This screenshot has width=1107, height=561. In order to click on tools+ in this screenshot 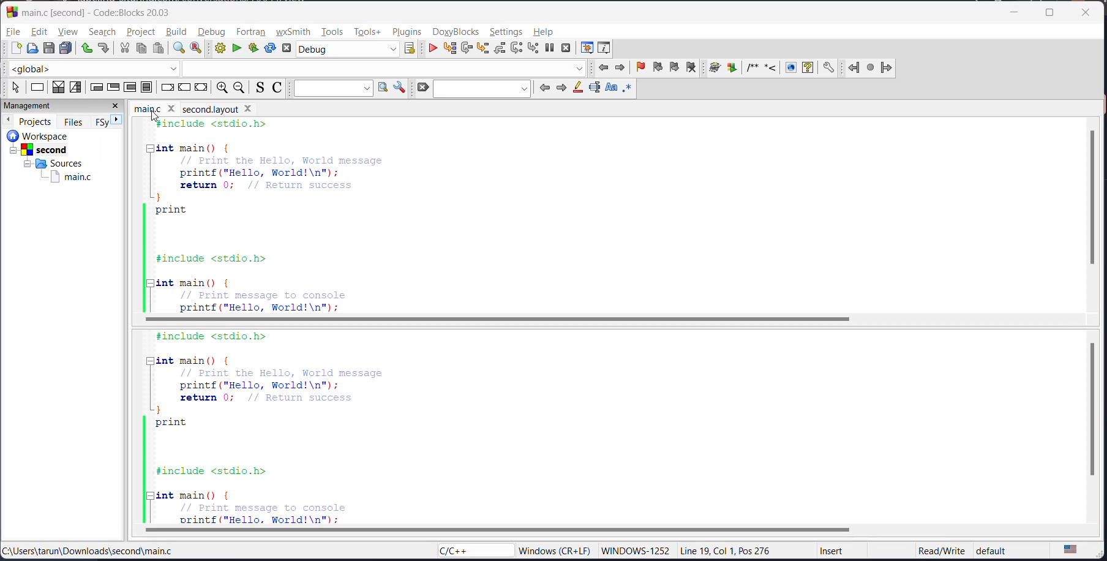, I will do `click(367, 32)`.